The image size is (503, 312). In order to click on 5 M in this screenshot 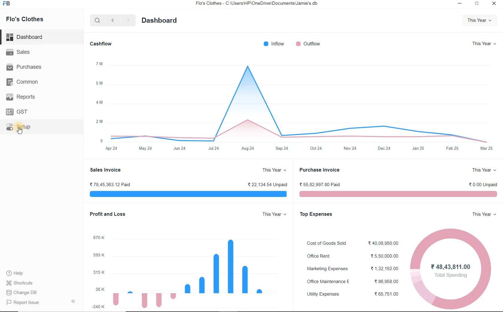, I will do `click(99, 82)`.